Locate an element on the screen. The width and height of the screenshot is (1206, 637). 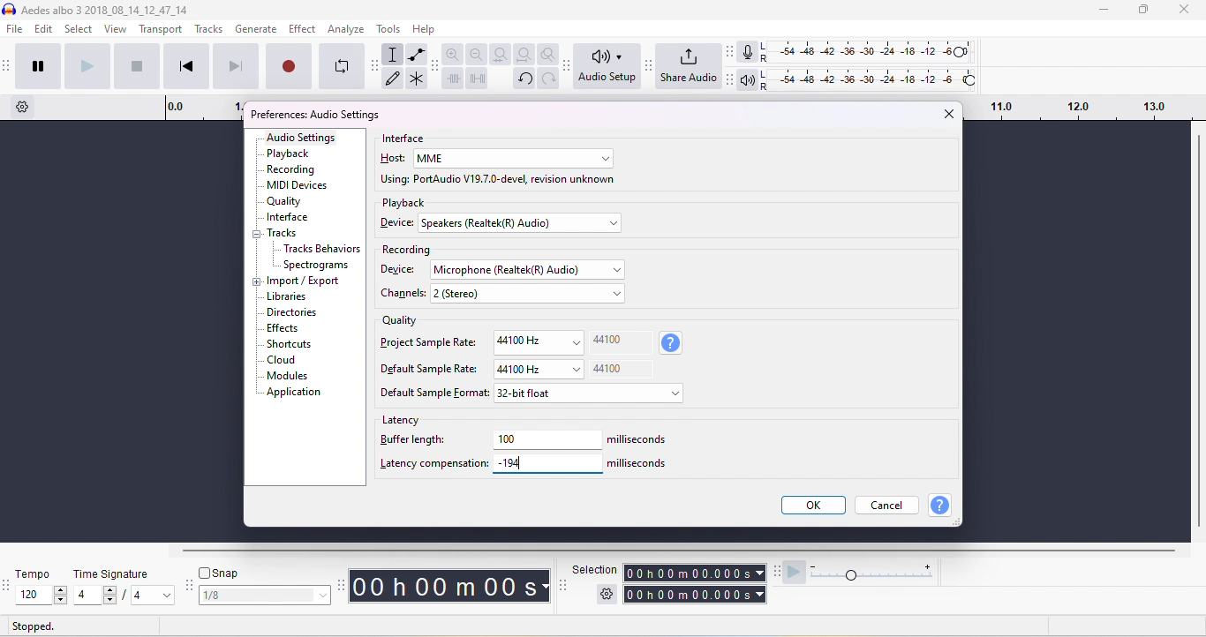
playback speed is located at coordinates (876, 573).